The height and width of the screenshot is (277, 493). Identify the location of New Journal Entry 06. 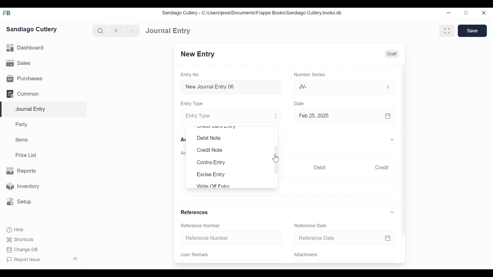
(230, 87).